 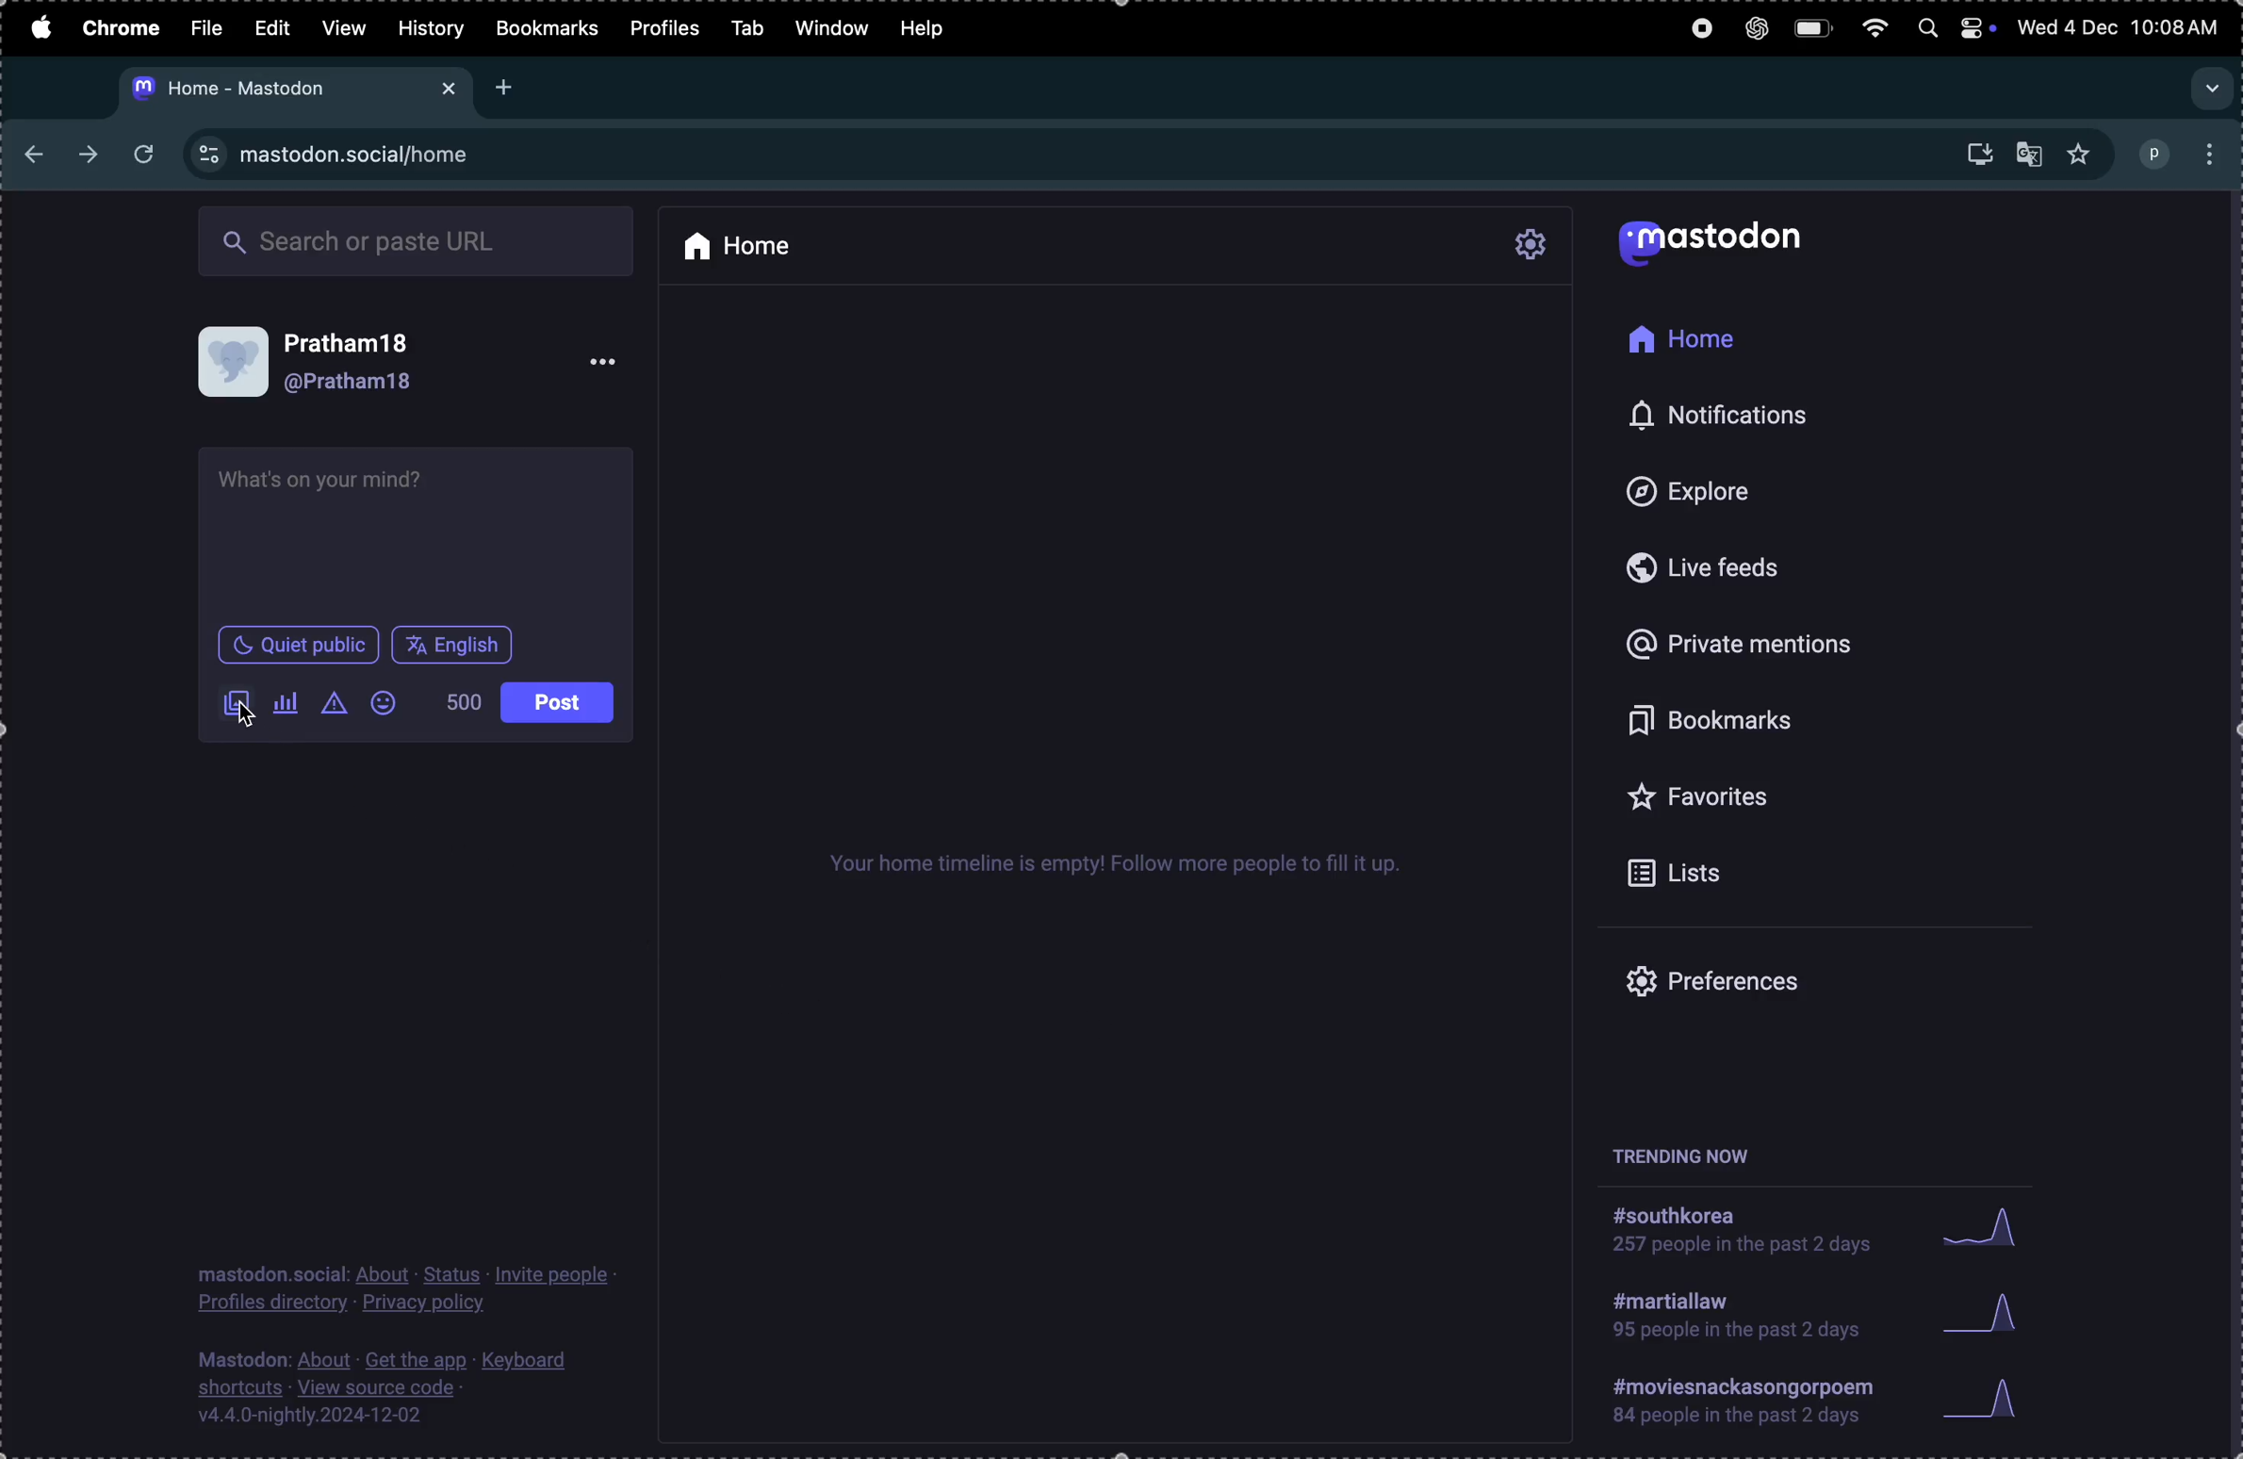 What do you see at coordinates (1694, 32) in the screenshot?
I see `record` at bounding box center [1694, 32].